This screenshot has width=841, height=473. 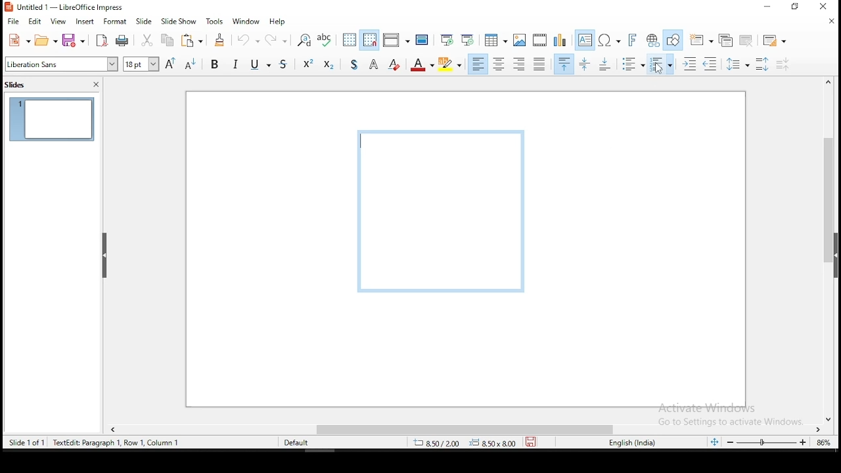 I want to click on scroll bar, so click(x=469, y=429).